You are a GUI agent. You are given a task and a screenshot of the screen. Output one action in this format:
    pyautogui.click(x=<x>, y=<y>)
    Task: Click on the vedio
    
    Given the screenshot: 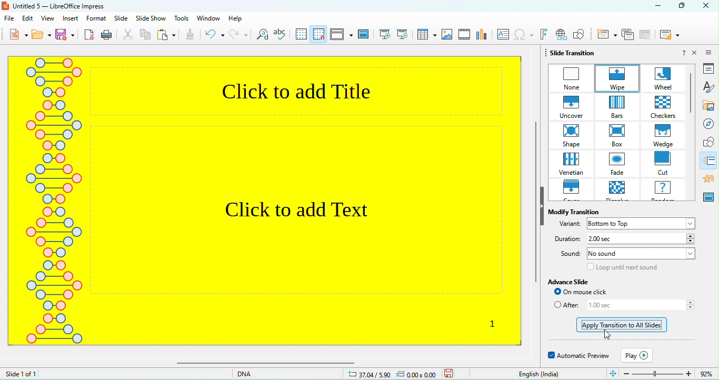 What is the action you would take?
    pyautogui.click(x=464, y=35)
    